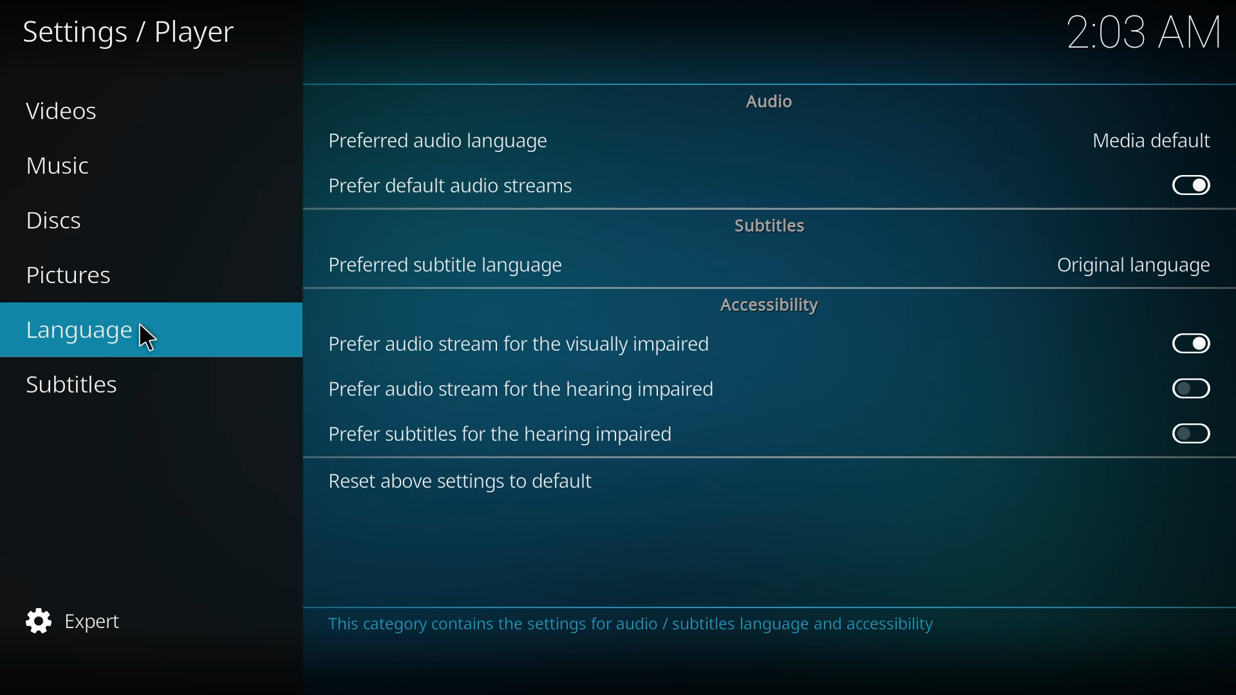 The width and height of the screenshot is (1236, 695). What do you see at coordinates (79, 328) in the screenshot?
I see `language` at bounding box center [79, 328].